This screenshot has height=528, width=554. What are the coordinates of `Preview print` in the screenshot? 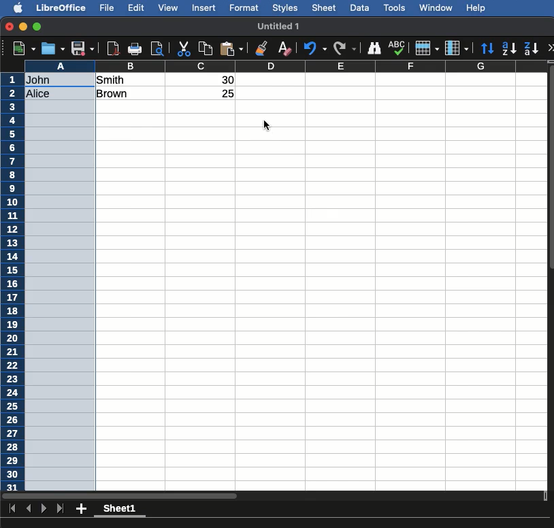 It's located at (157, 49).